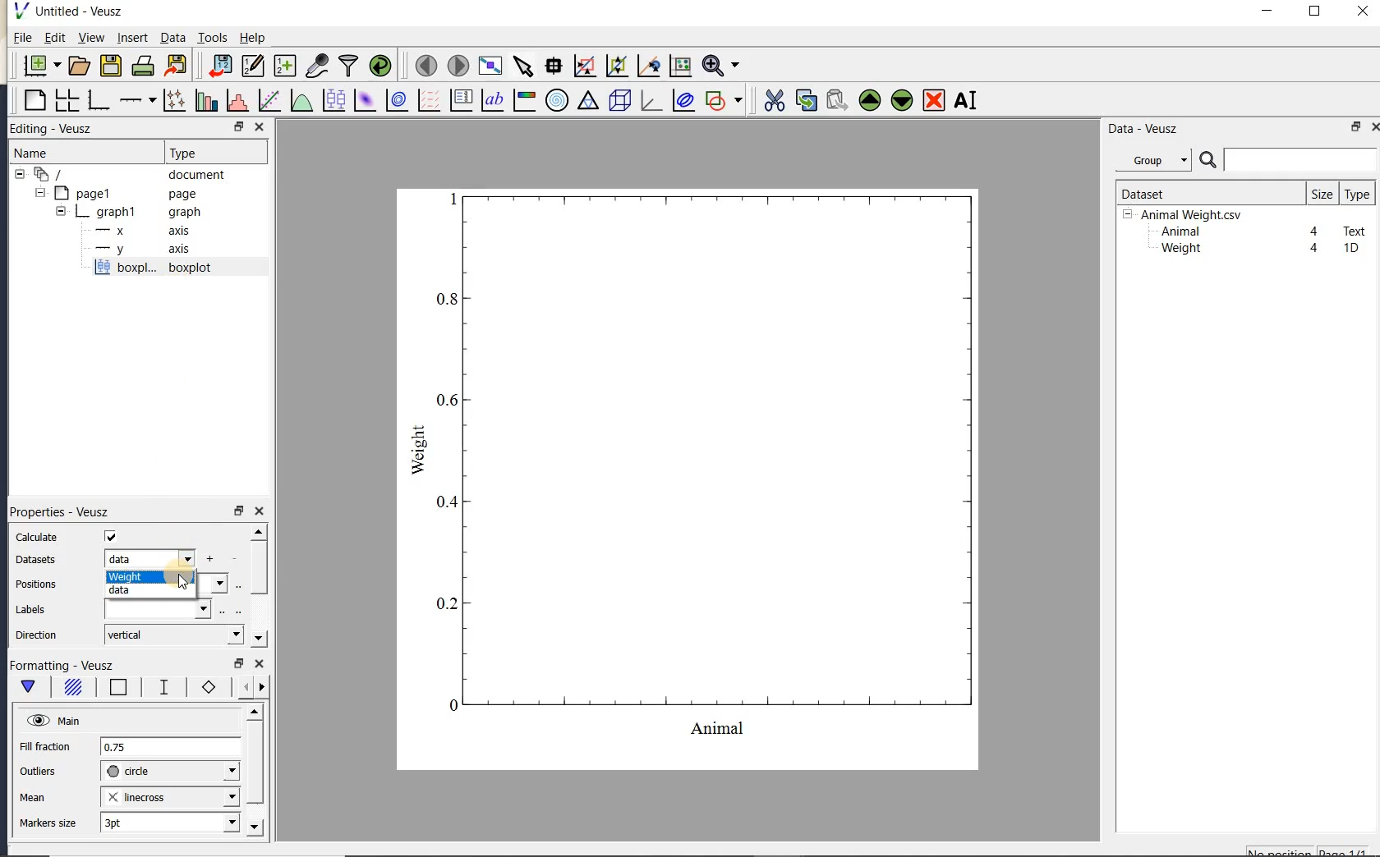  What do you see at coordinates (30, 610) in the screenshot?
I see `Labels` at bounding box center [30, 610].